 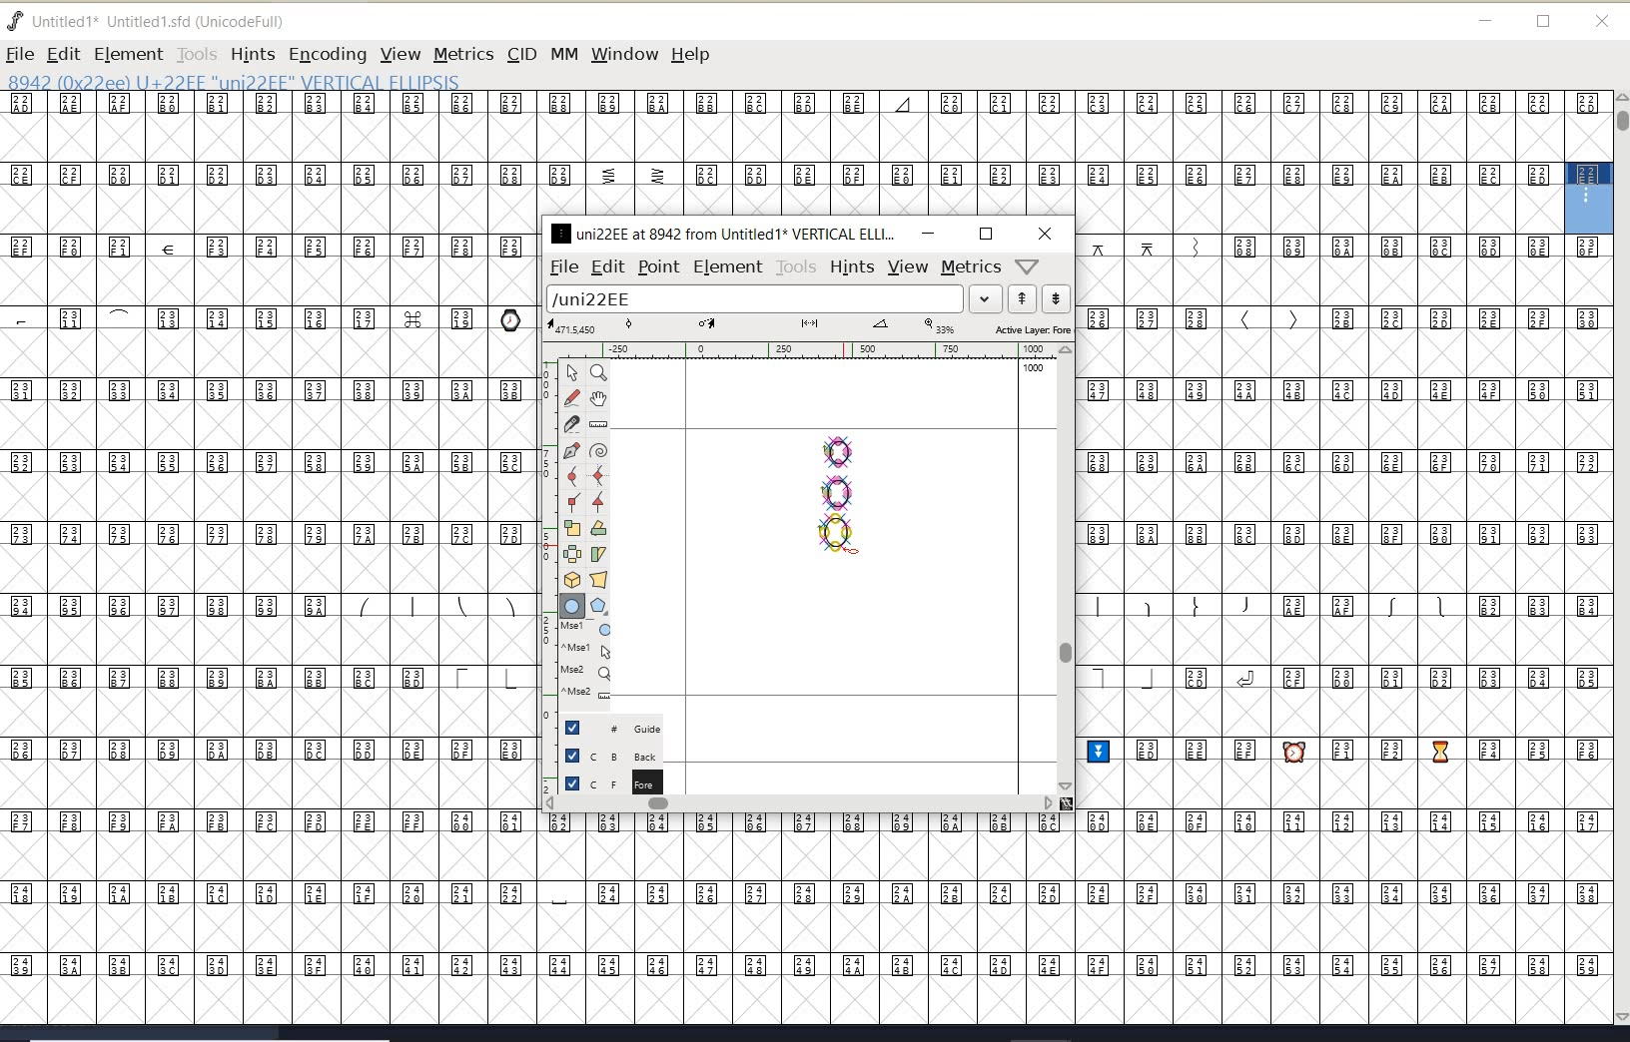 I want to click on background, so click(x=614, y=755).